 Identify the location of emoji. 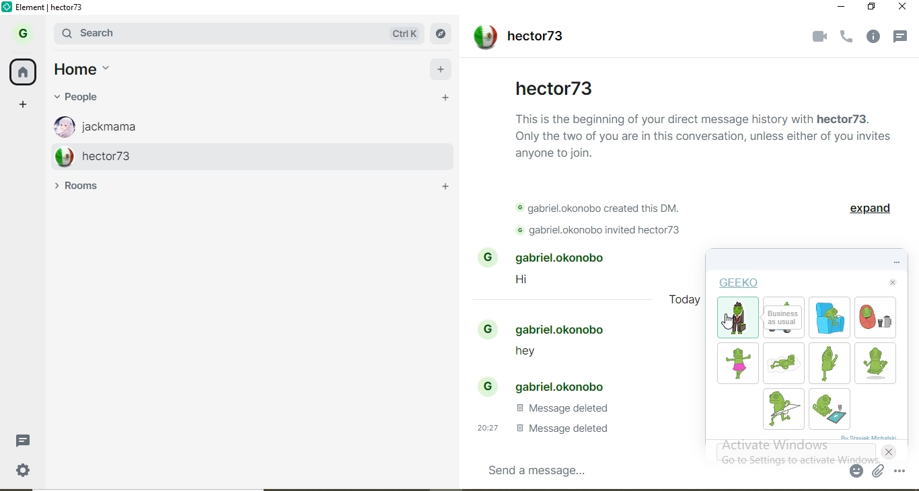
(857, 471).